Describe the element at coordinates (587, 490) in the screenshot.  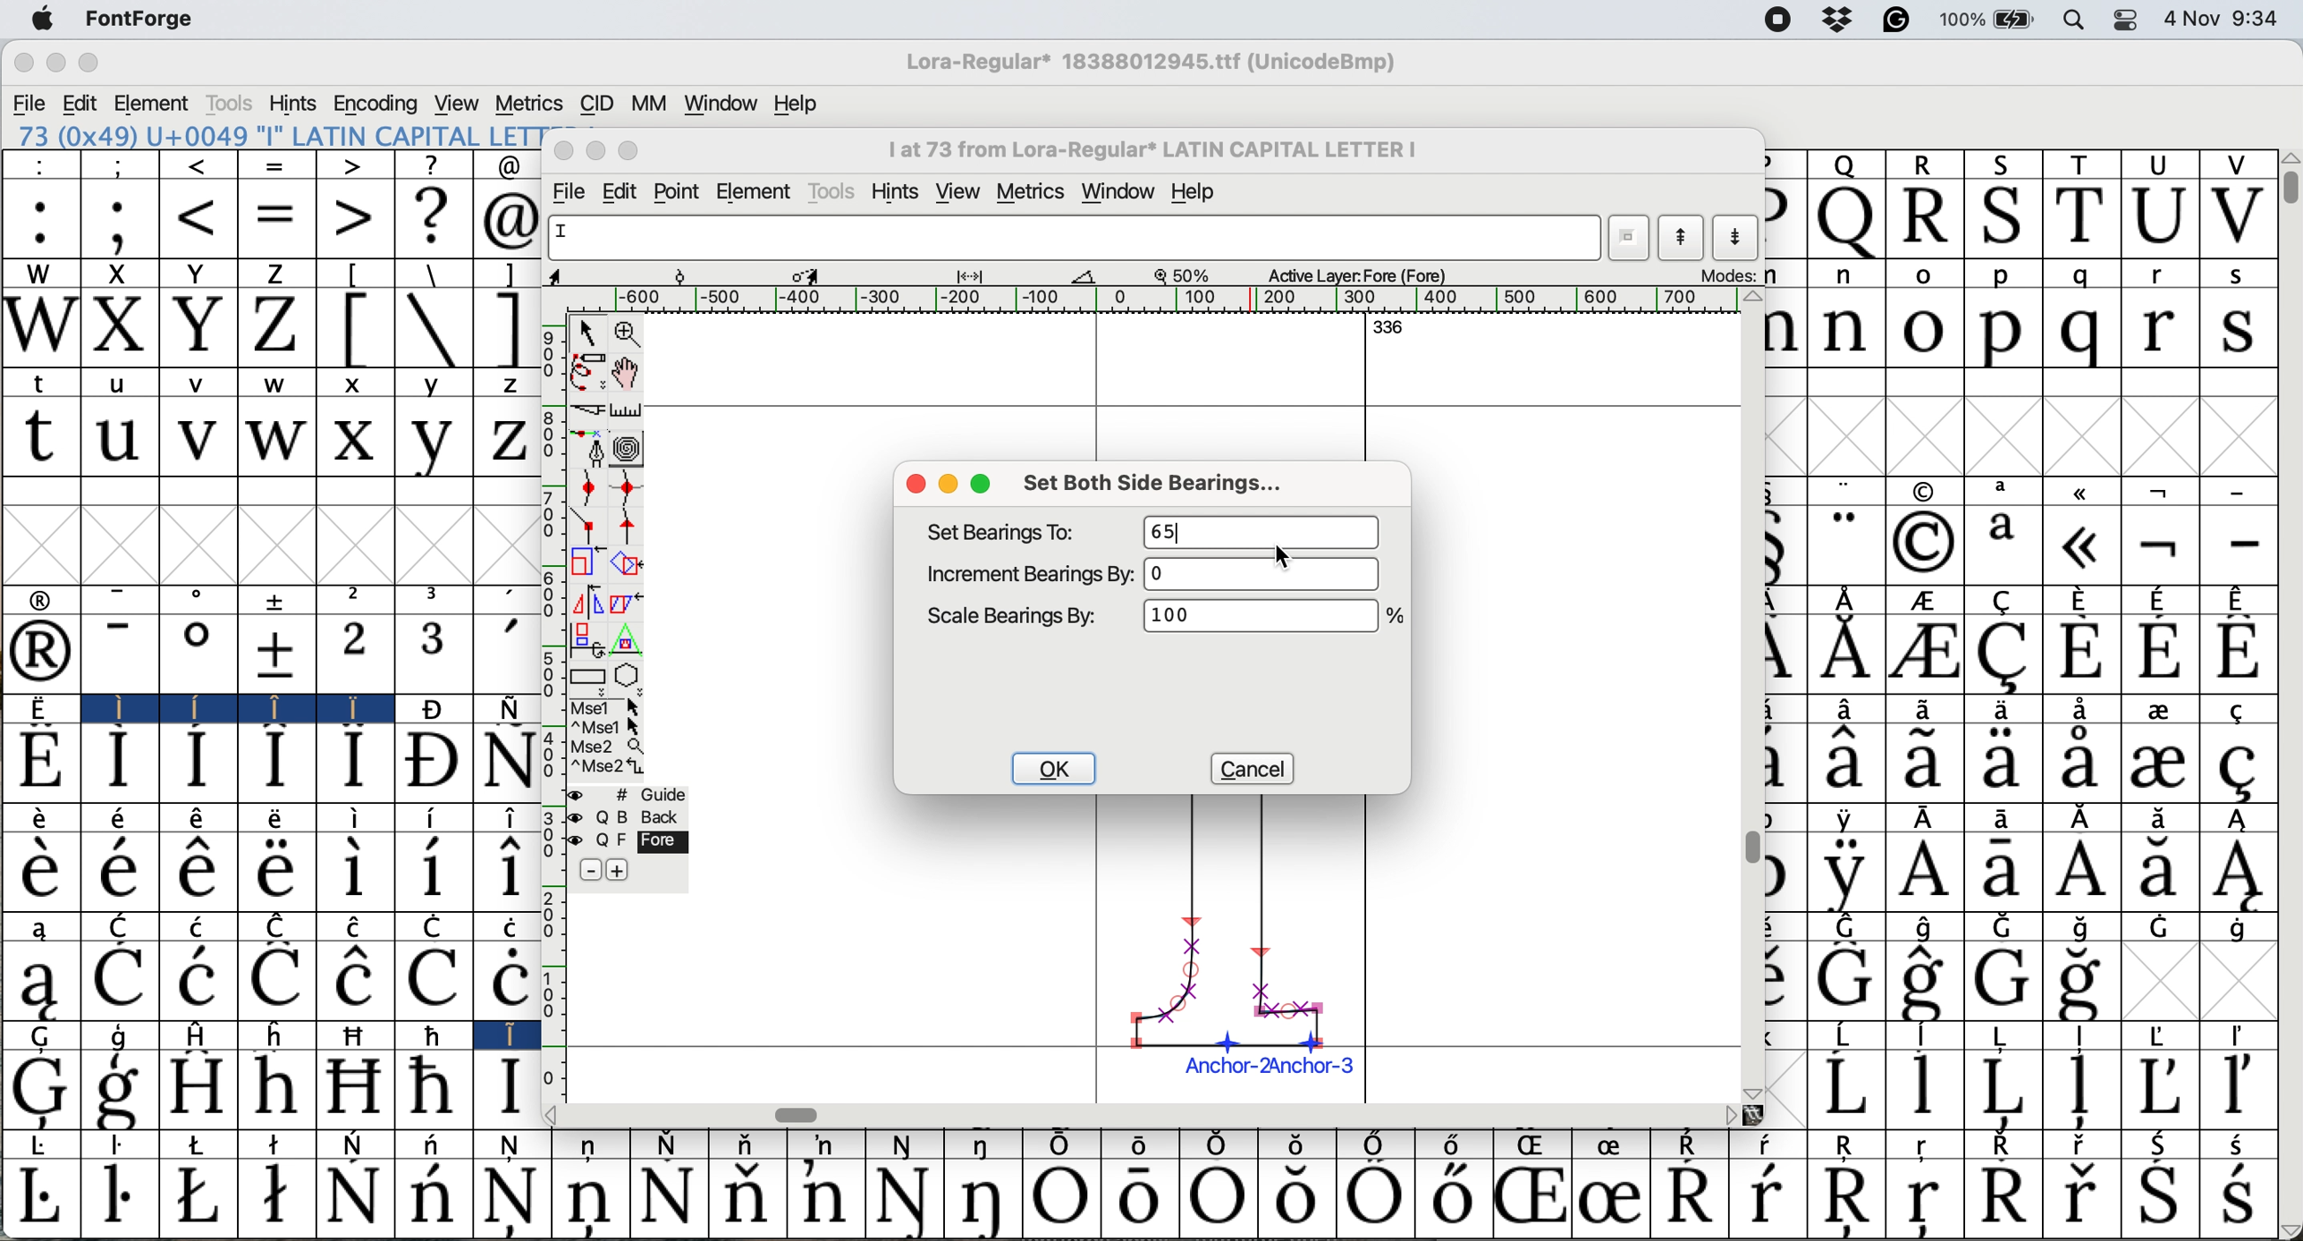
I see `add a curve point` at that location.